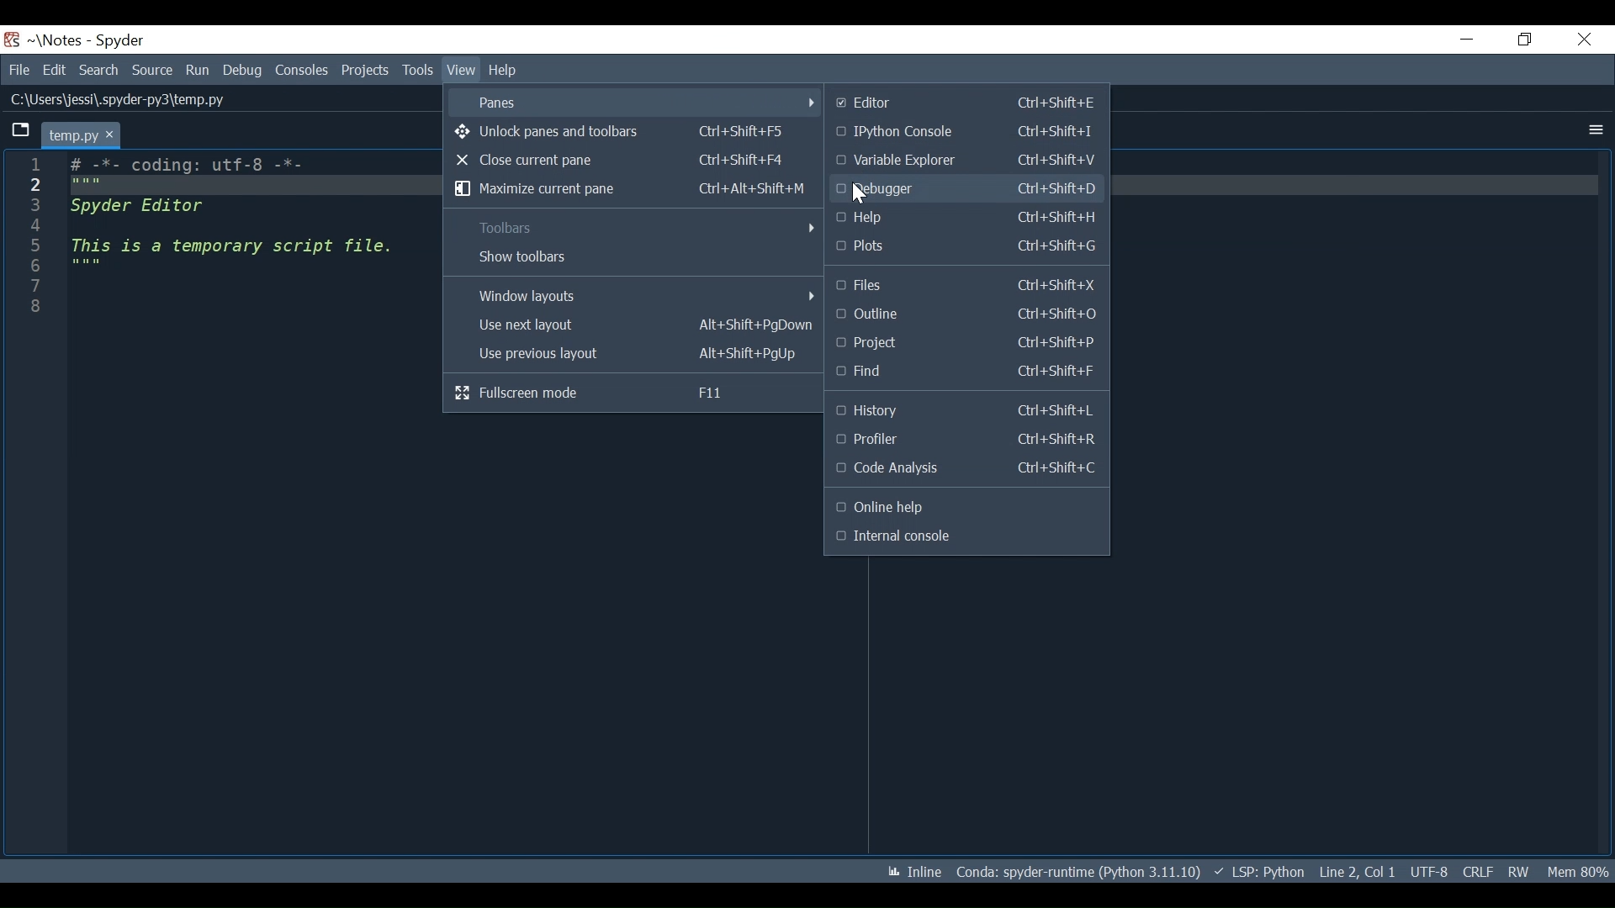 Image resolution: width=1615 pixels, height=908 pixels. What do you see at coordinates (12, 40) in the screenshot?
I see `Spyder Desktop Icon` at bounding box center [12, 40].